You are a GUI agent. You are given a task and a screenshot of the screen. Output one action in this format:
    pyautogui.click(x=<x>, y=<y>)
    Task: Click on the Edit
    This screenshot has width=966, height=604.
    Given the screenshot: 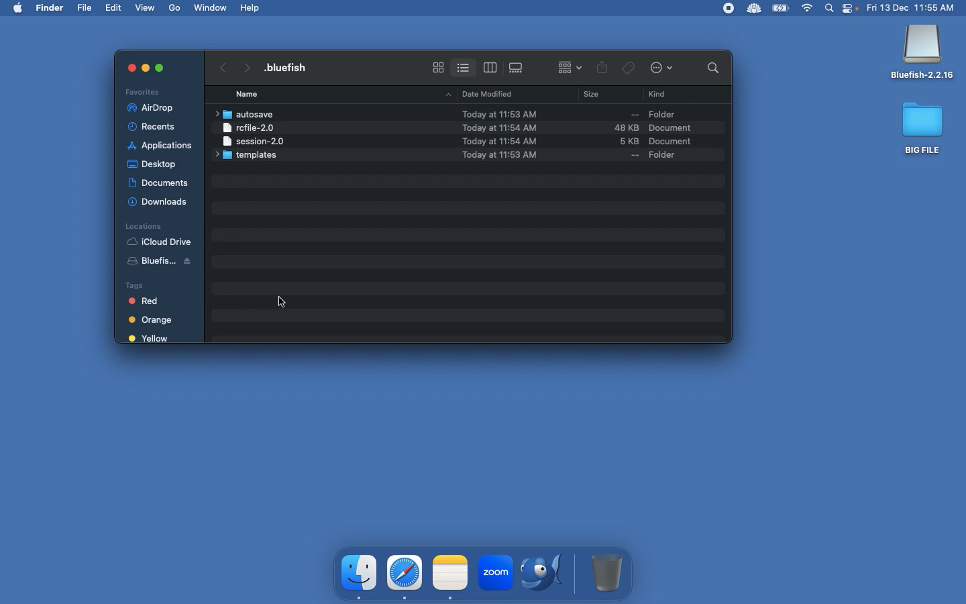 What is the action you would take?
    pyautogui.click(x=115, y=7)
    